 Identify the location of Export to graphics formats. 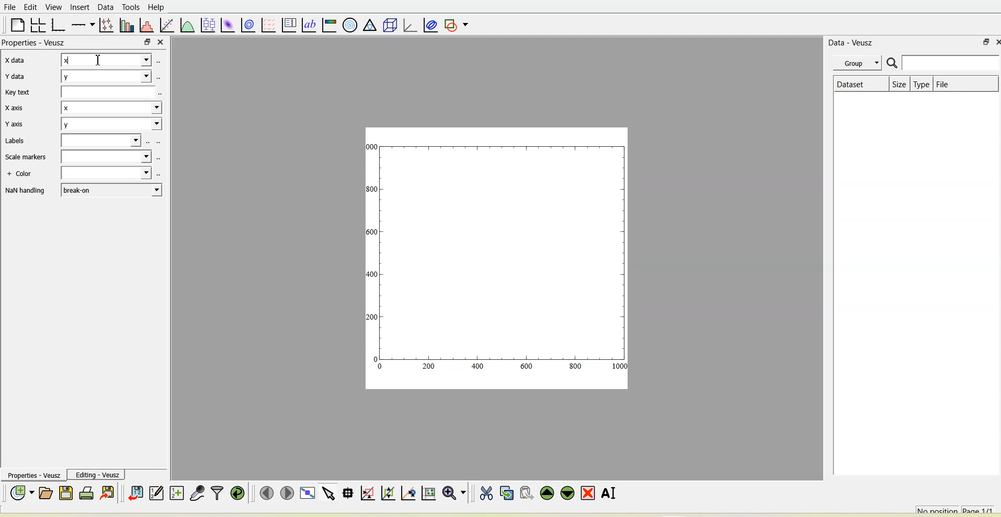
(107, 494).